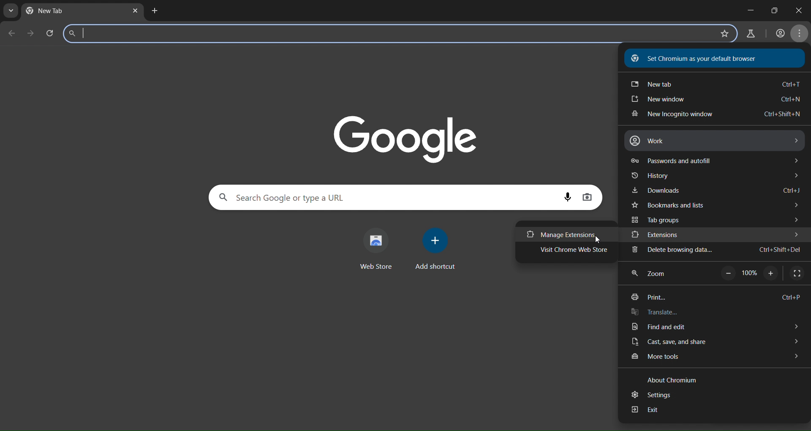  What do you see at coordinates (704, 60) in the screenshot?
I see `Set Chromium as your default browser` at bounding box center [704, 60].